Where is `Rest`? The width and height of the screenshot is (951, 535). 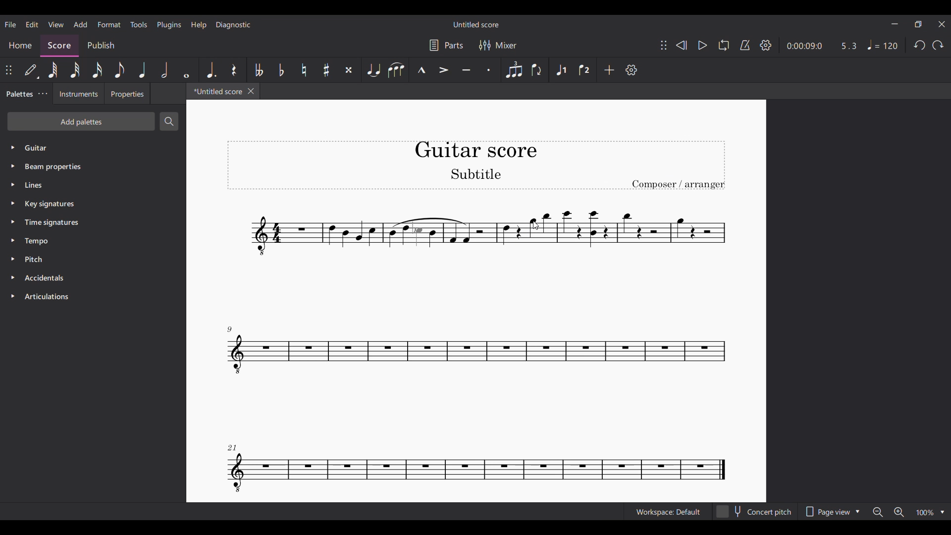
Rest is located at coordinates (234, 70).